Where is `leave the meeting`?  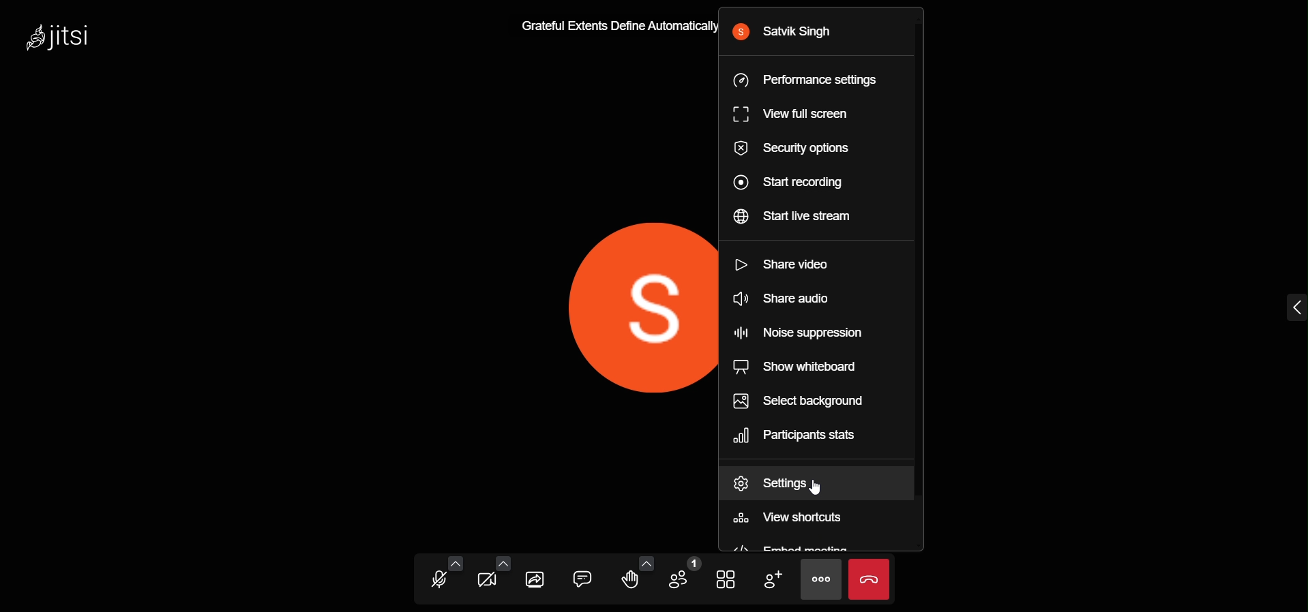
leave the meeting is located at coordinates (869, 578).